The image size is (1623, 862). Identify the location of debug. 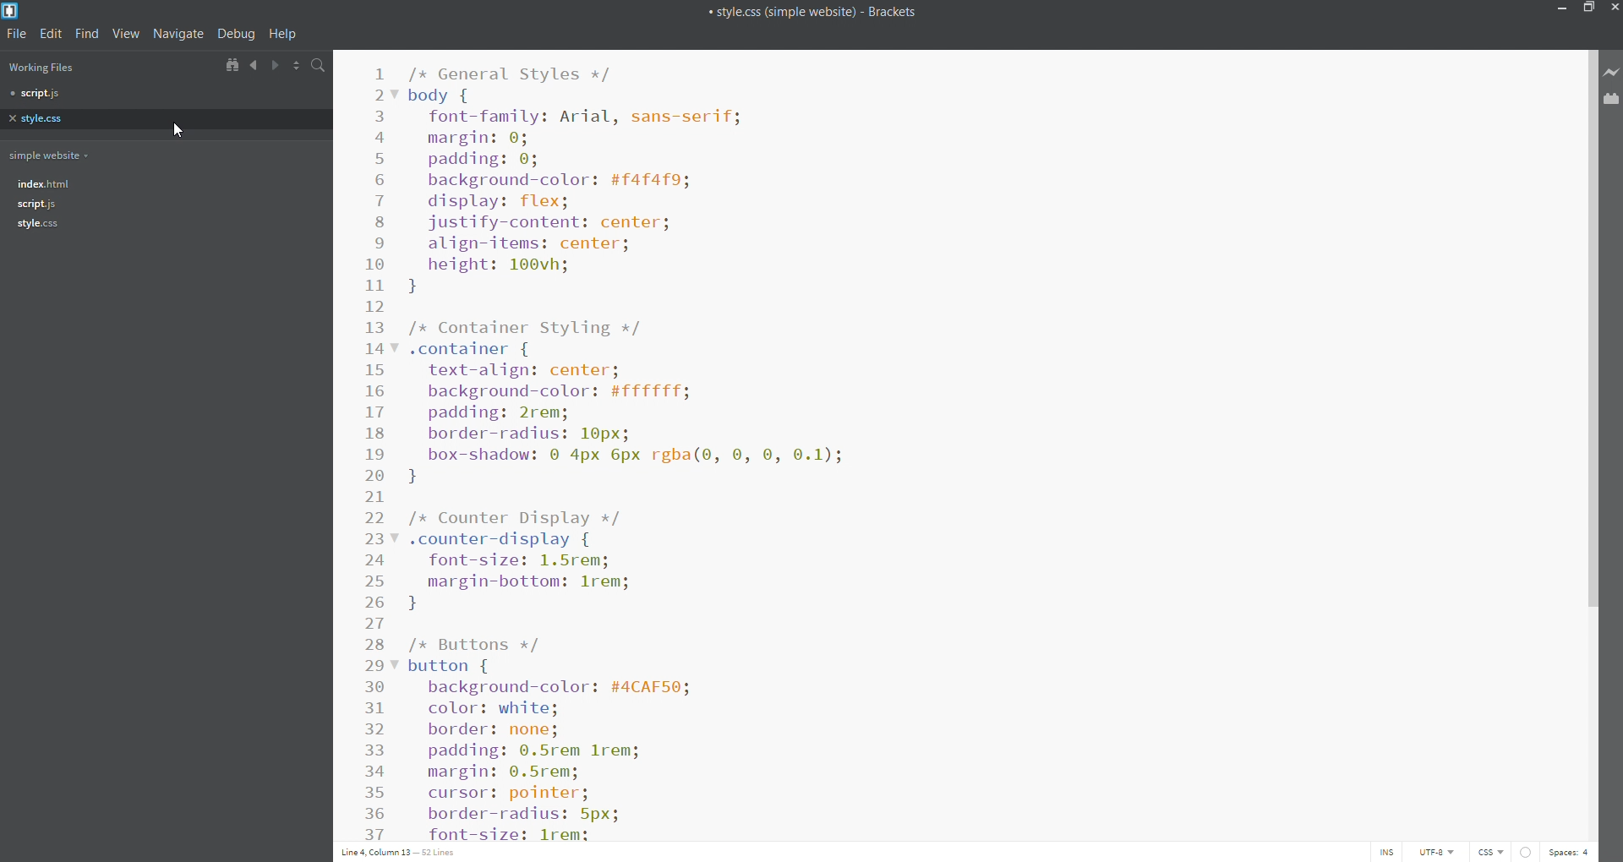
(236, 33).